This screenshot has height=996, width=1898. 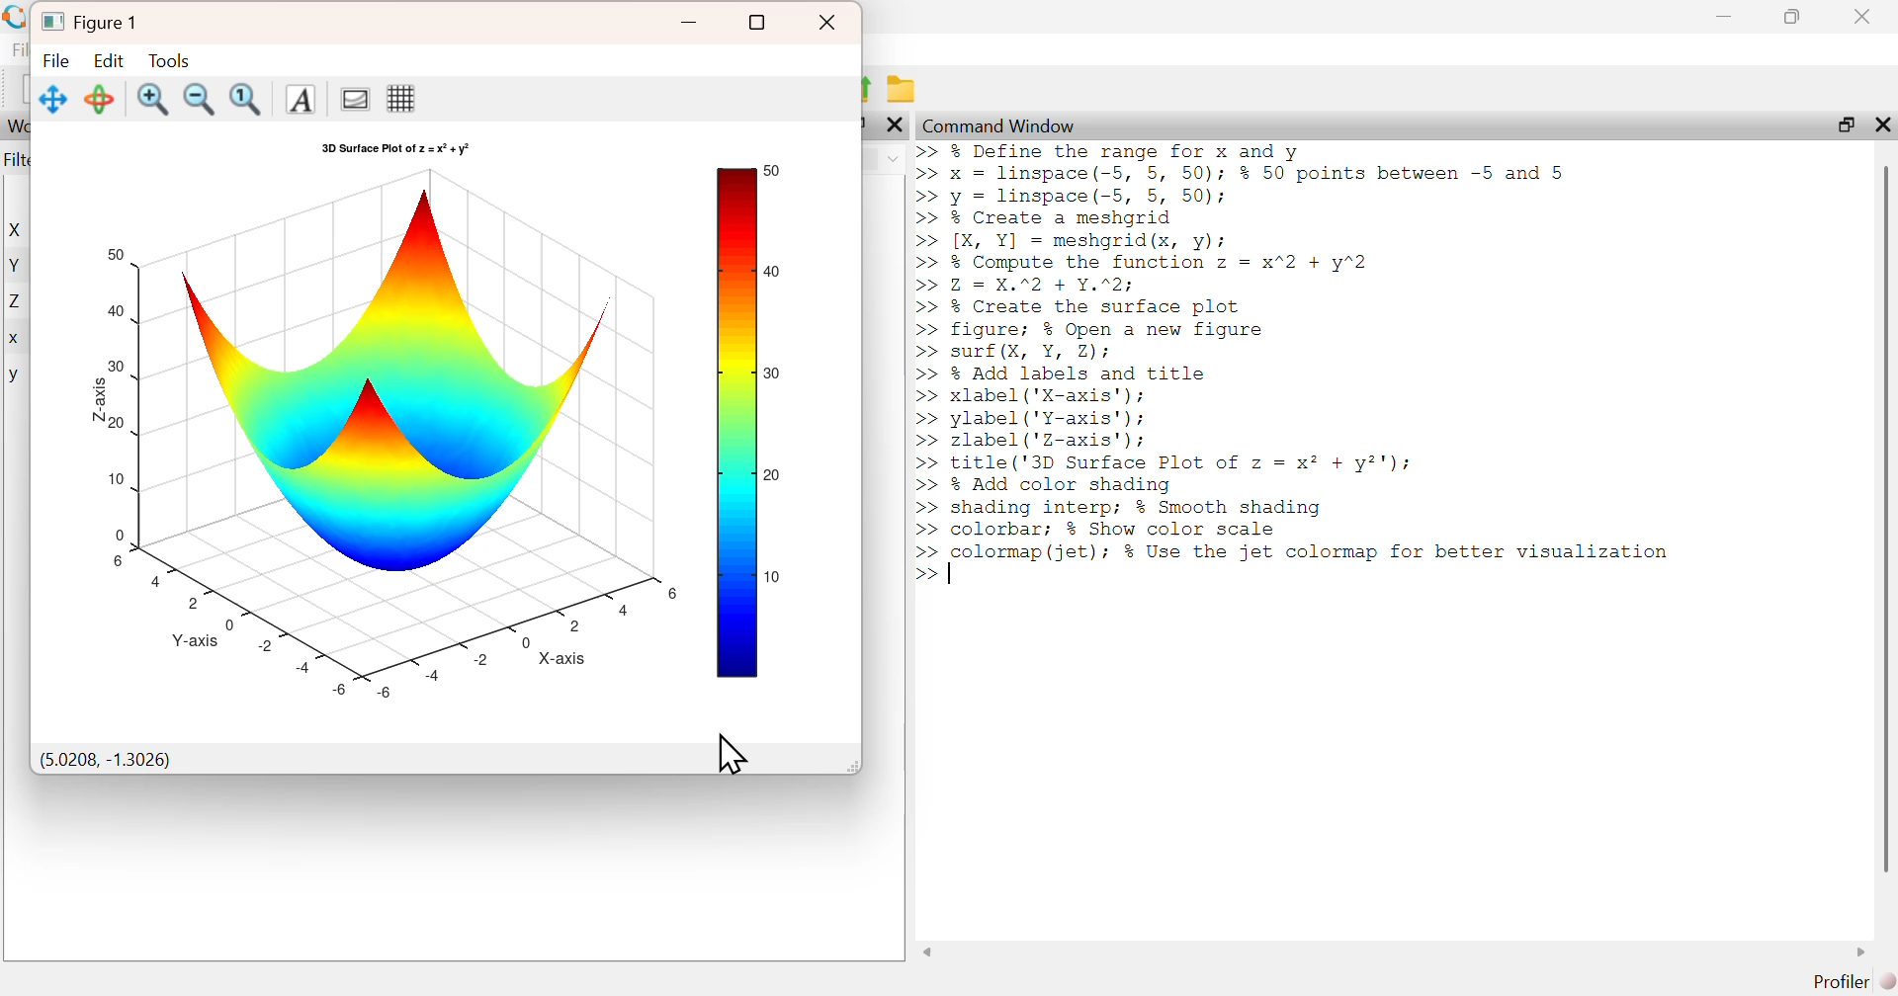 I want to click on Figure 1, so click(x=93, y=20).